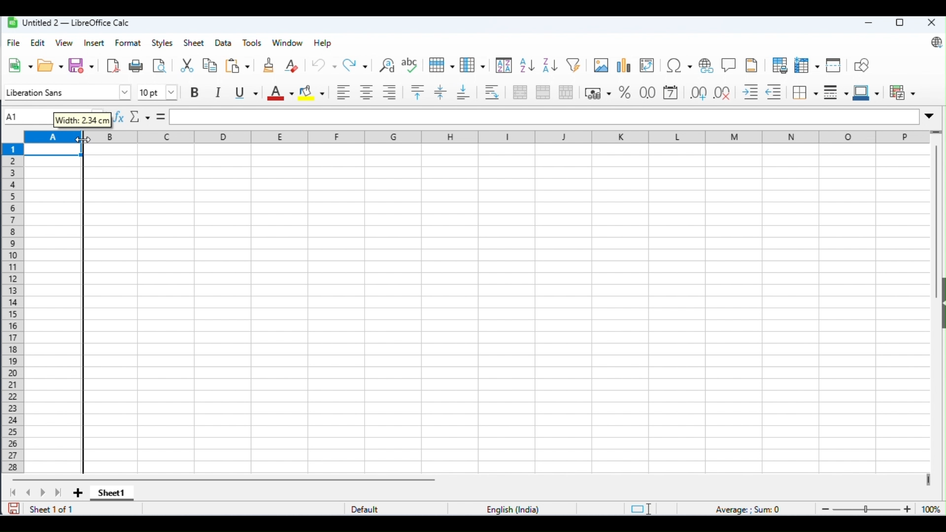  What do you see at coordinates (128, 42) in the screenshot?
I see `format` at bounding box center [128, 42].